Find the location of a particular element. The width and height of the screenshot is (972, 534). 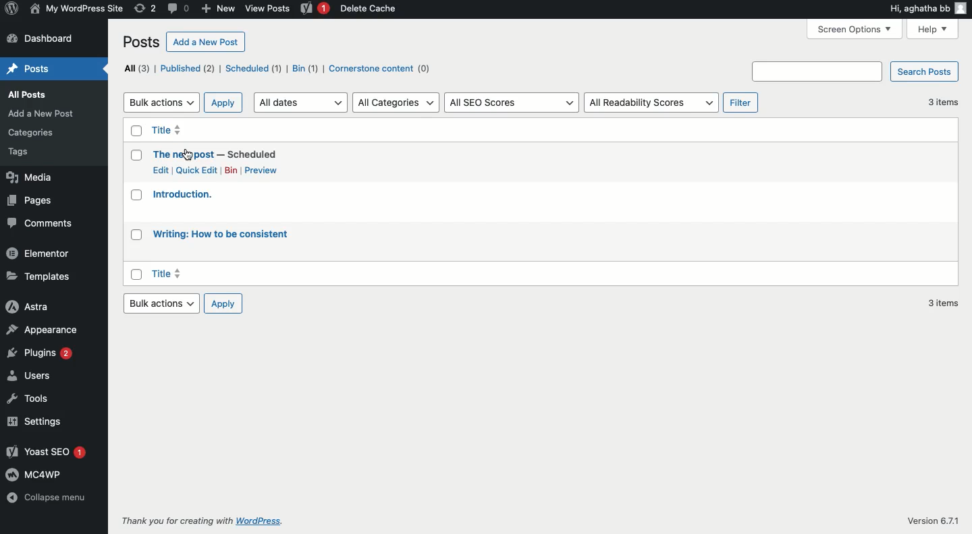

Bulk actions is located at coordinates (161, 303).